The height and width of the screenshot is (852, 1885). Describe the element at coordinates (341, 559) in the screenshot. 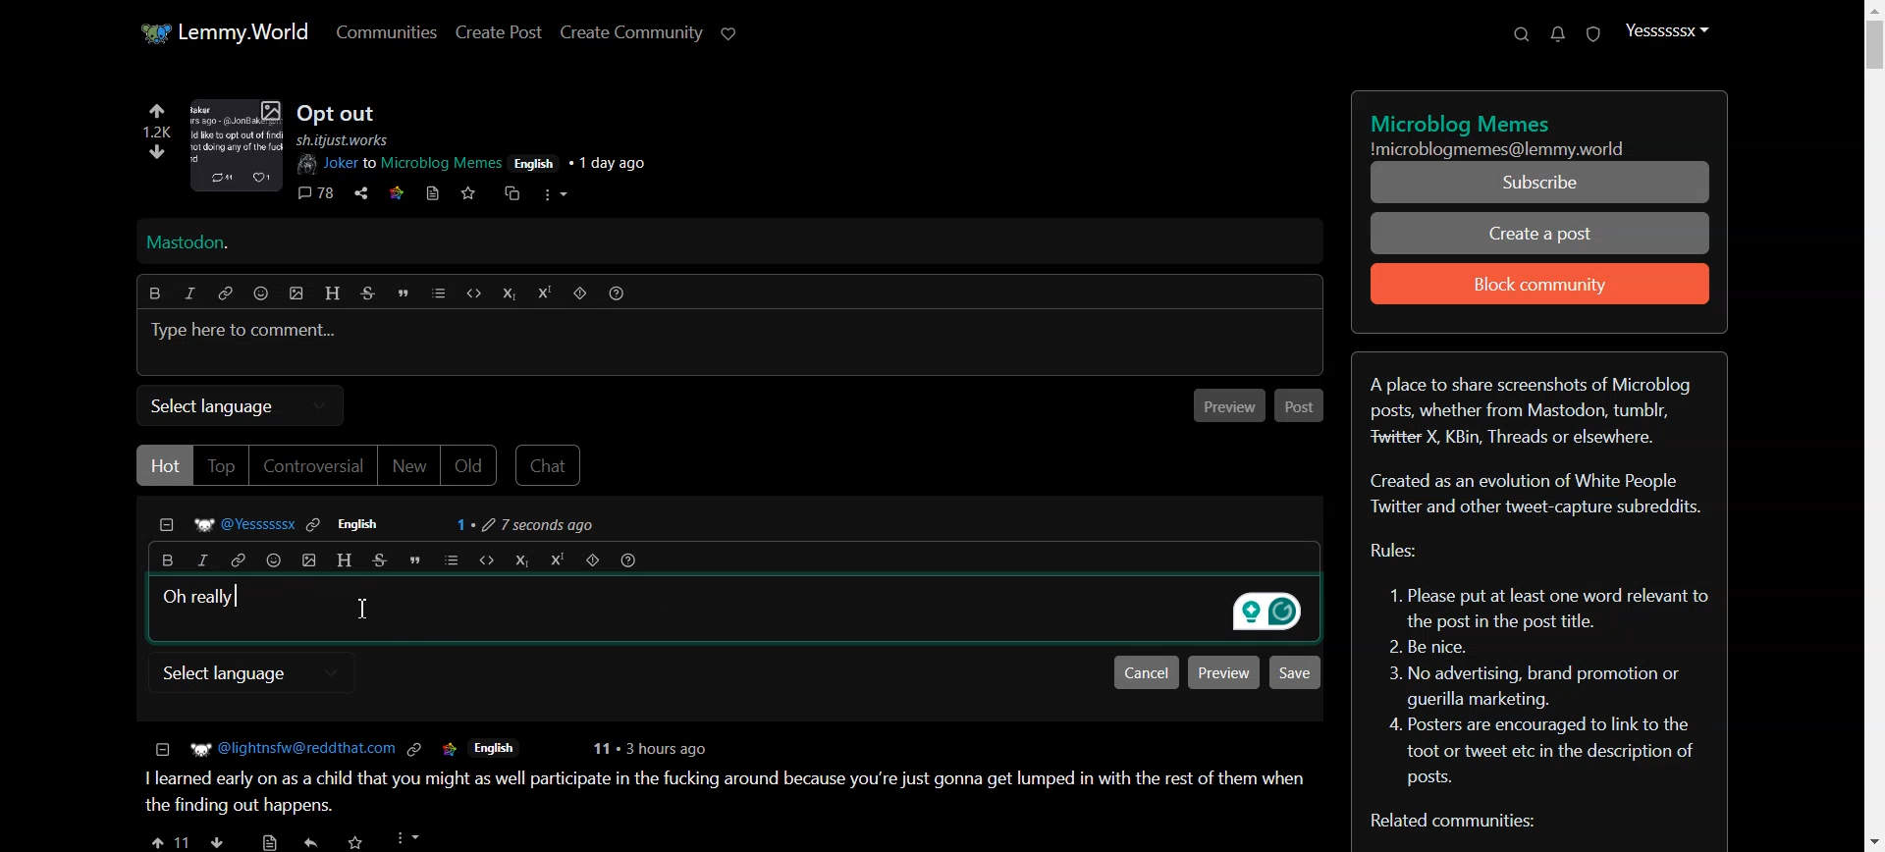

I see `Header` at that location.